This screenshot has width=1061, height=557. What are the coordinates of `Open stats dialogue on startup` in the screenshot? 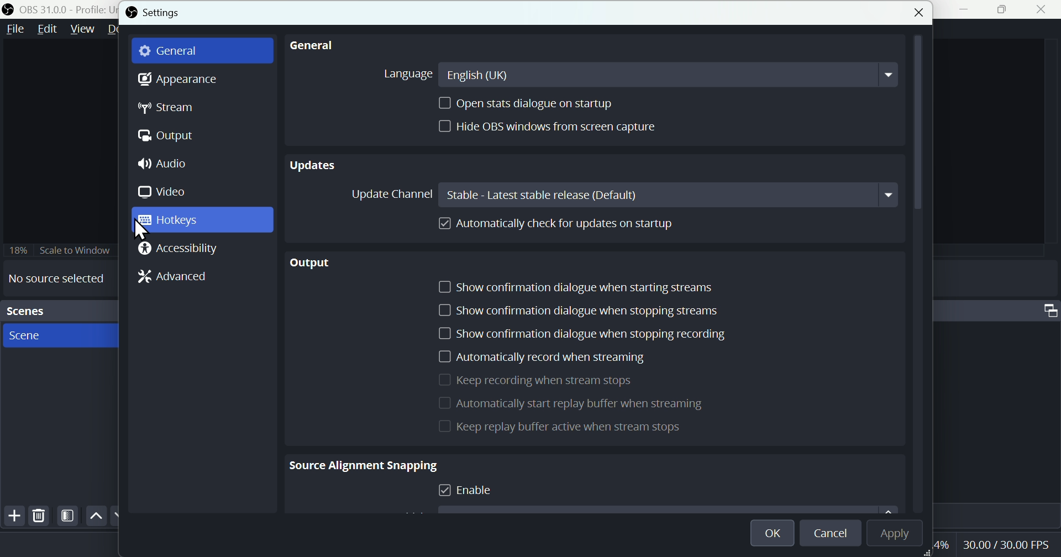 It's located at (527, 104).